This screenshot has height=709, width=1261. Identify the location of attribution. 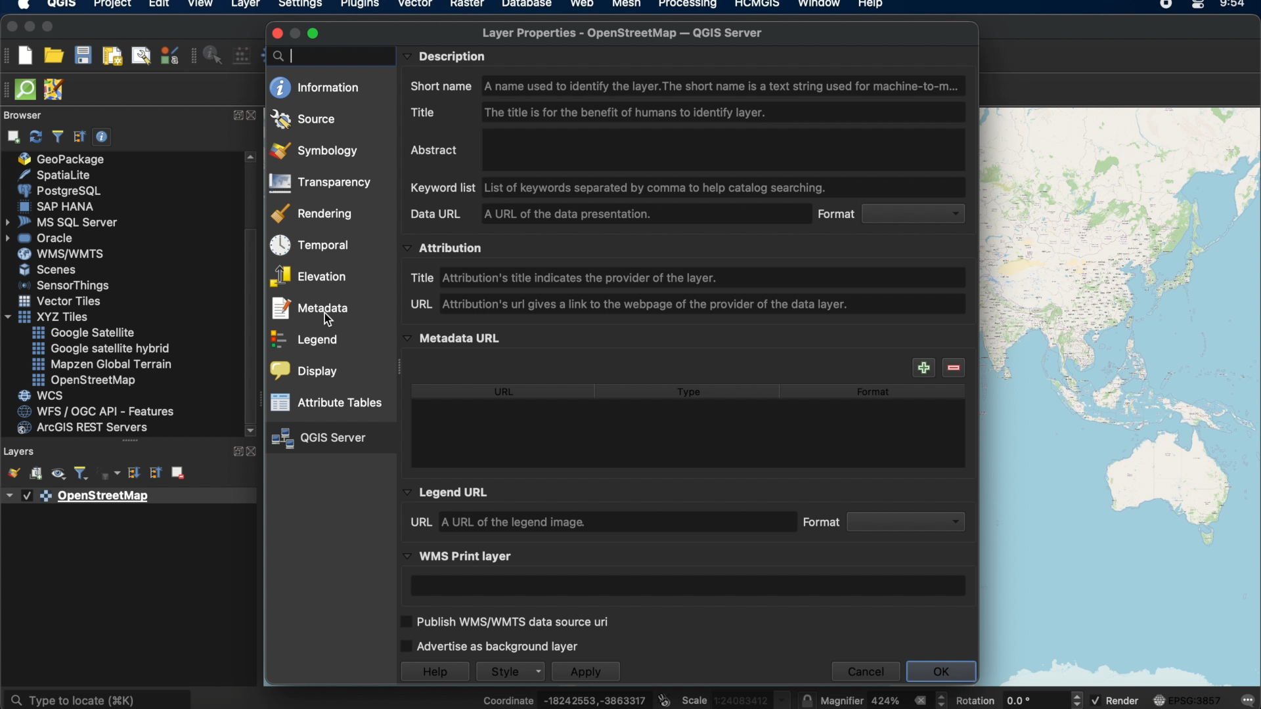
(447, 248).